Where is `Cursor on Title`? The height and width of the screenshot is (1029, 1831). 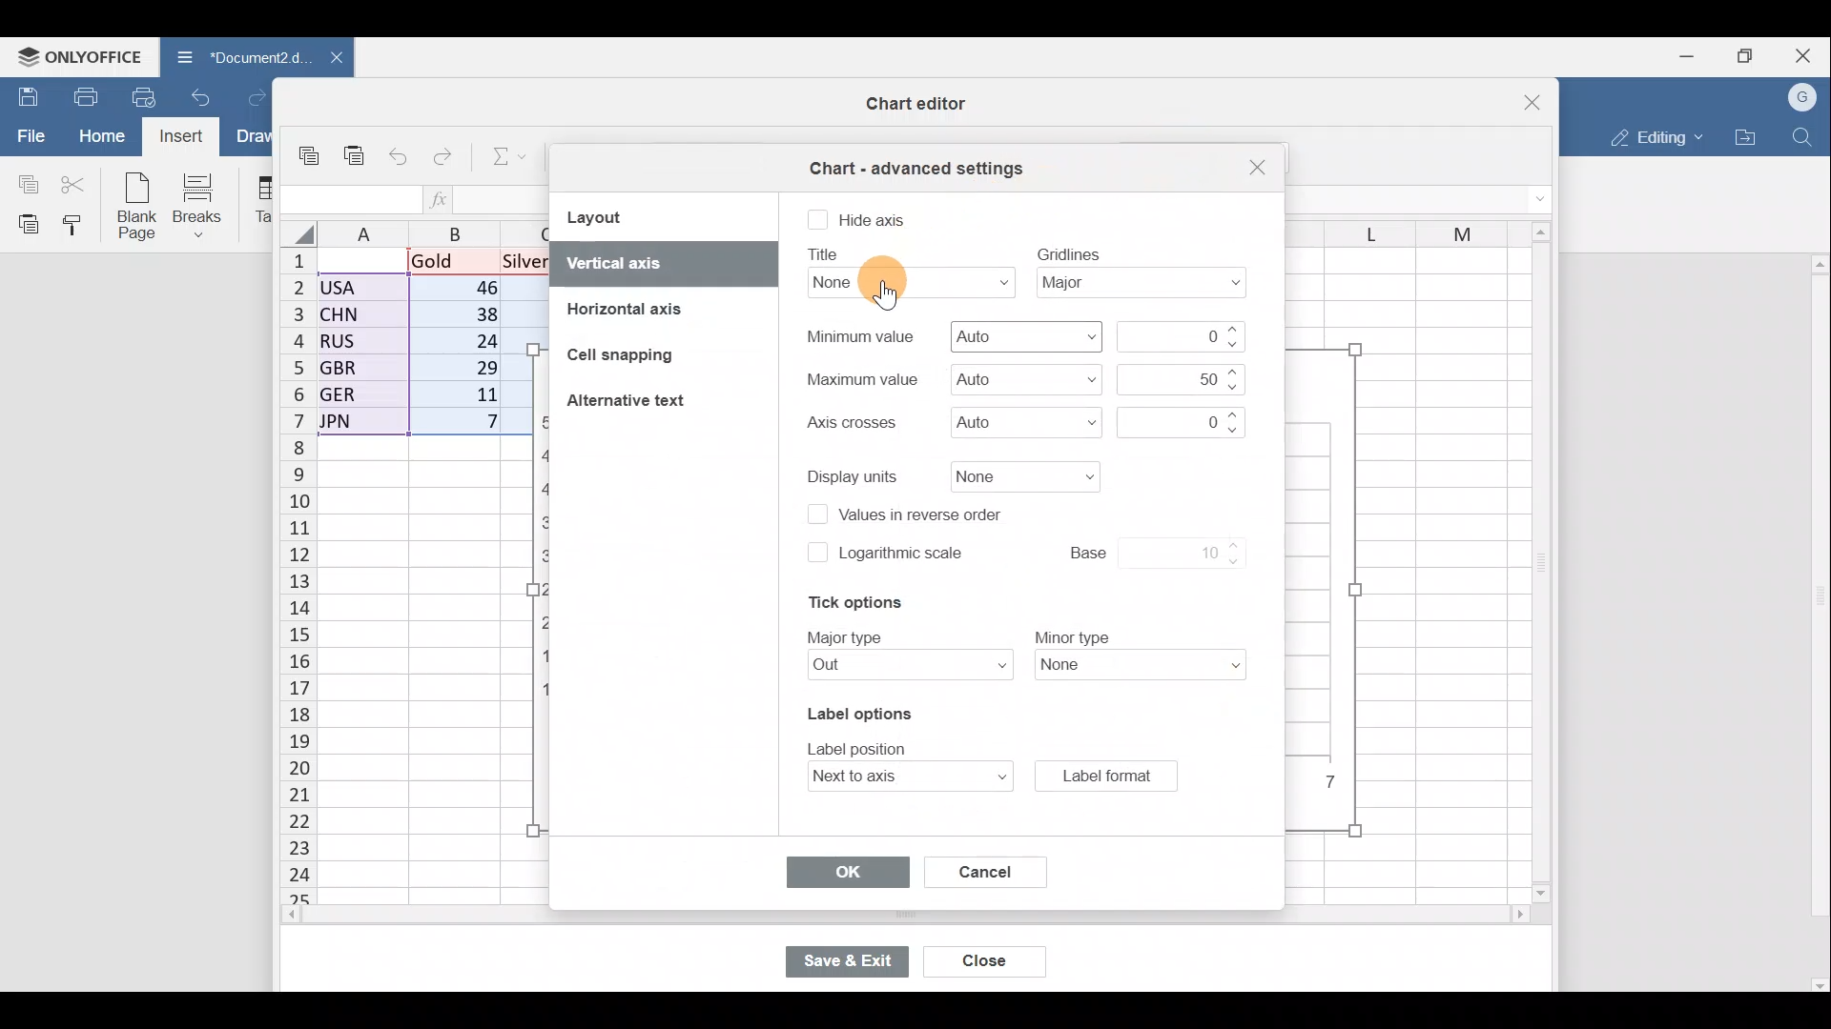 Cursor on Title is located at coordinates (891, 300).